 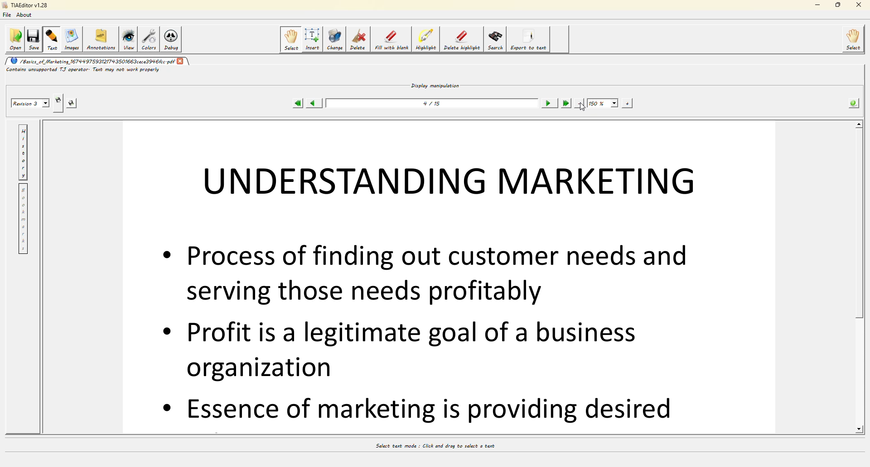 What do you see at coordinates (292, 39) in the screenshot?
I see `select` at bounding box center [292, 39].